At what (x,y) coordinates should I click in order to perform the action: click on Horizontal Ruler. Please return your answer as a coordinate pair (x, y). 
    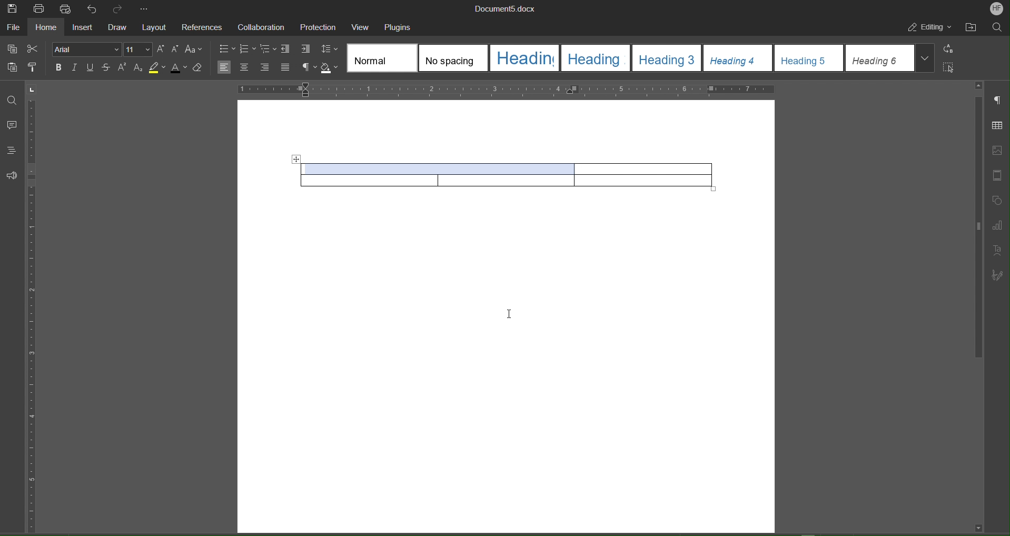
    Looking at the image, I should click on (506, 89).